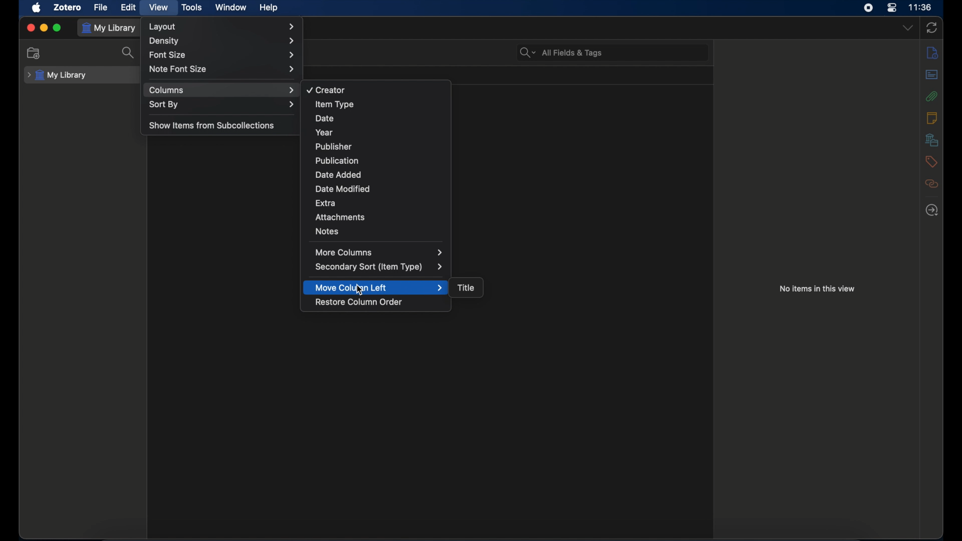 The height and width of the screenshot is (541, 962). I want to click on libraries, so click(932, 140).